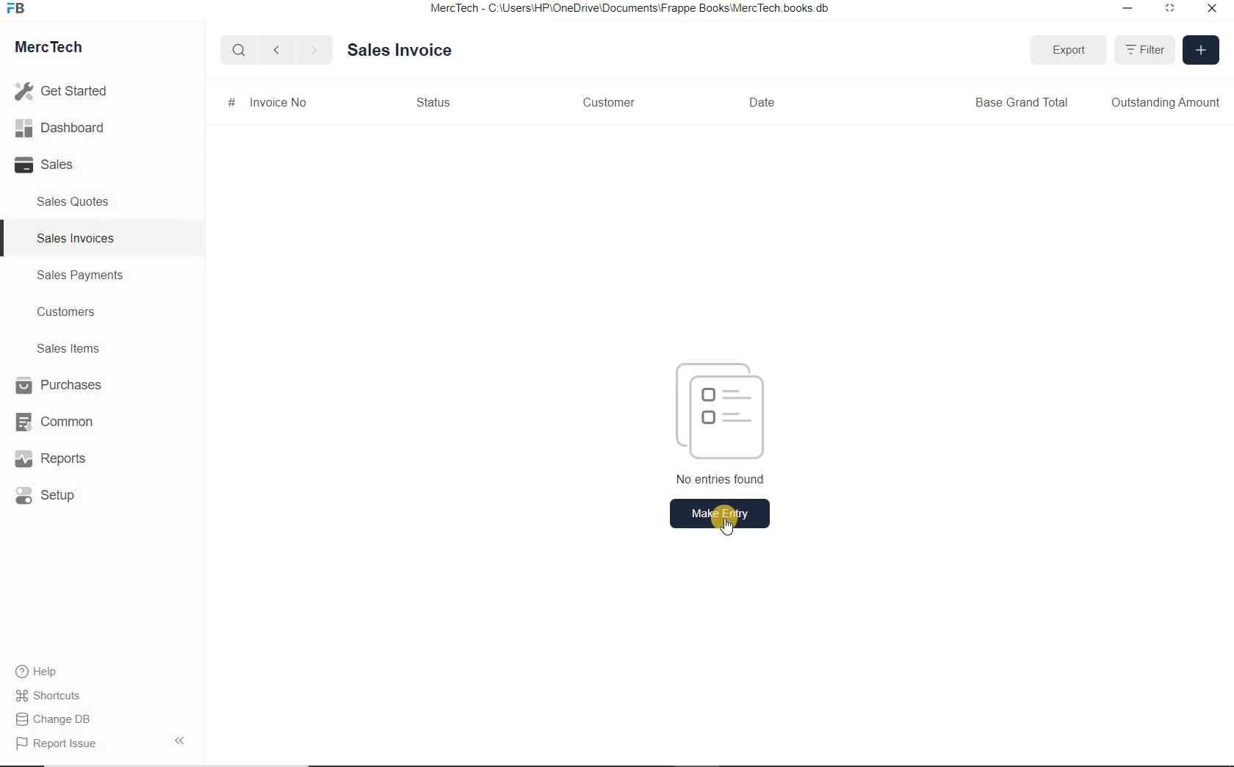  What do you see at coordinates (1210, 10) in the screenshot?
I see `Close` at bounding box center [1210, 10].